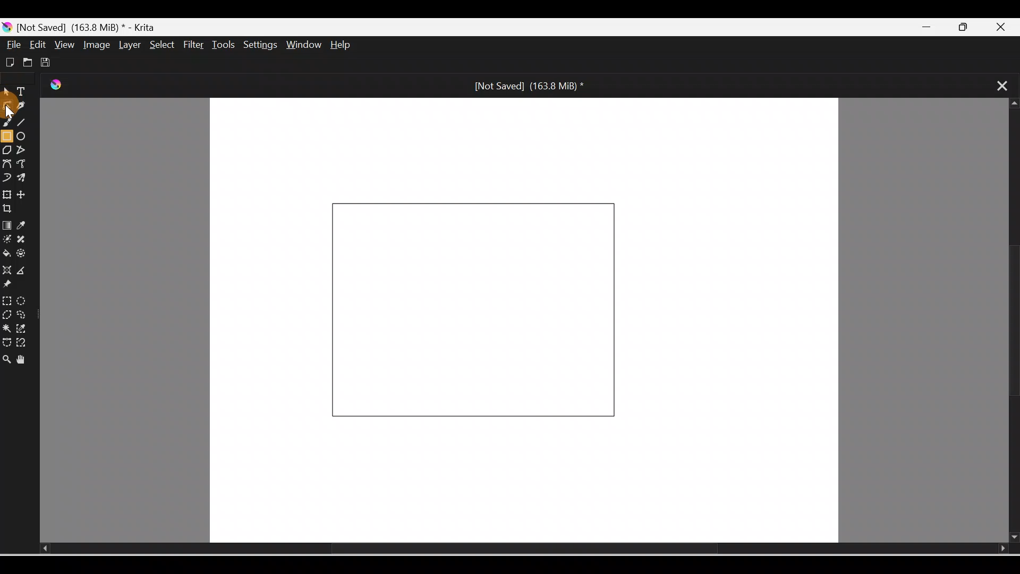 This screenshot has height=574, width=1020. Describe the element at coordinates (23, 179) in the screenshot. I see `Multibrush tool` at that location.